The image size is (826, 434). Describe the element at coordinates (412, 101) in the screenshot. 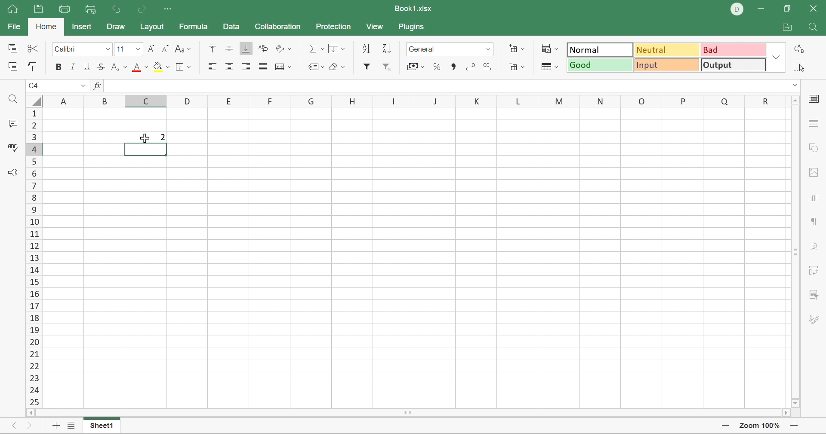

I see `Column names` at that location.